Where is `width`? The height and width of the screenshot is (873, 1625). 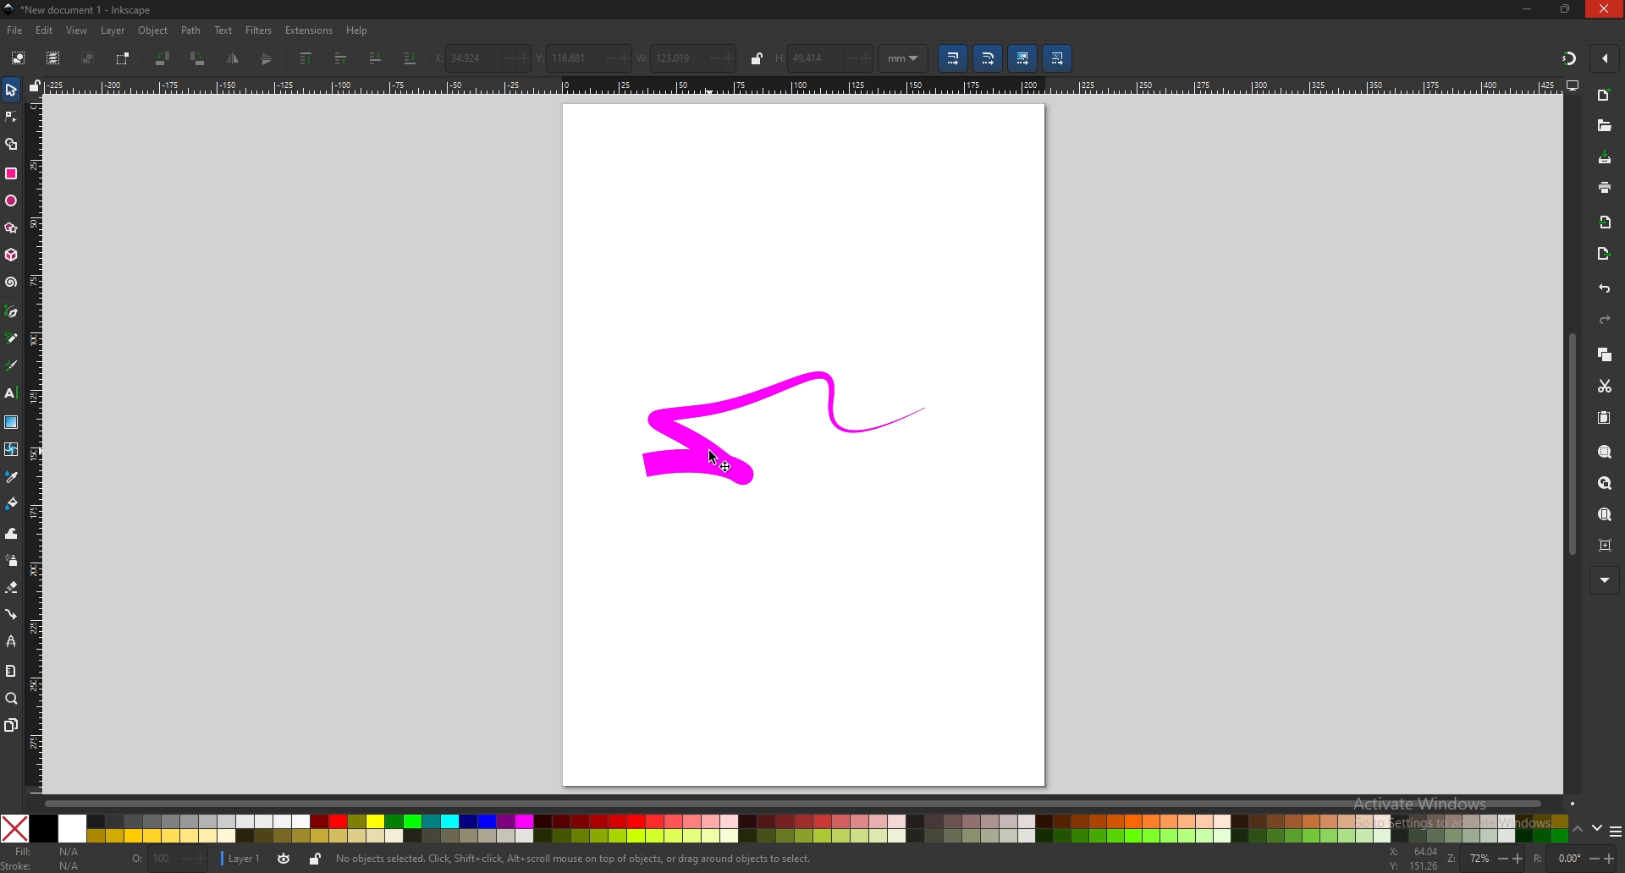 width is located at coordinates (686, 58).